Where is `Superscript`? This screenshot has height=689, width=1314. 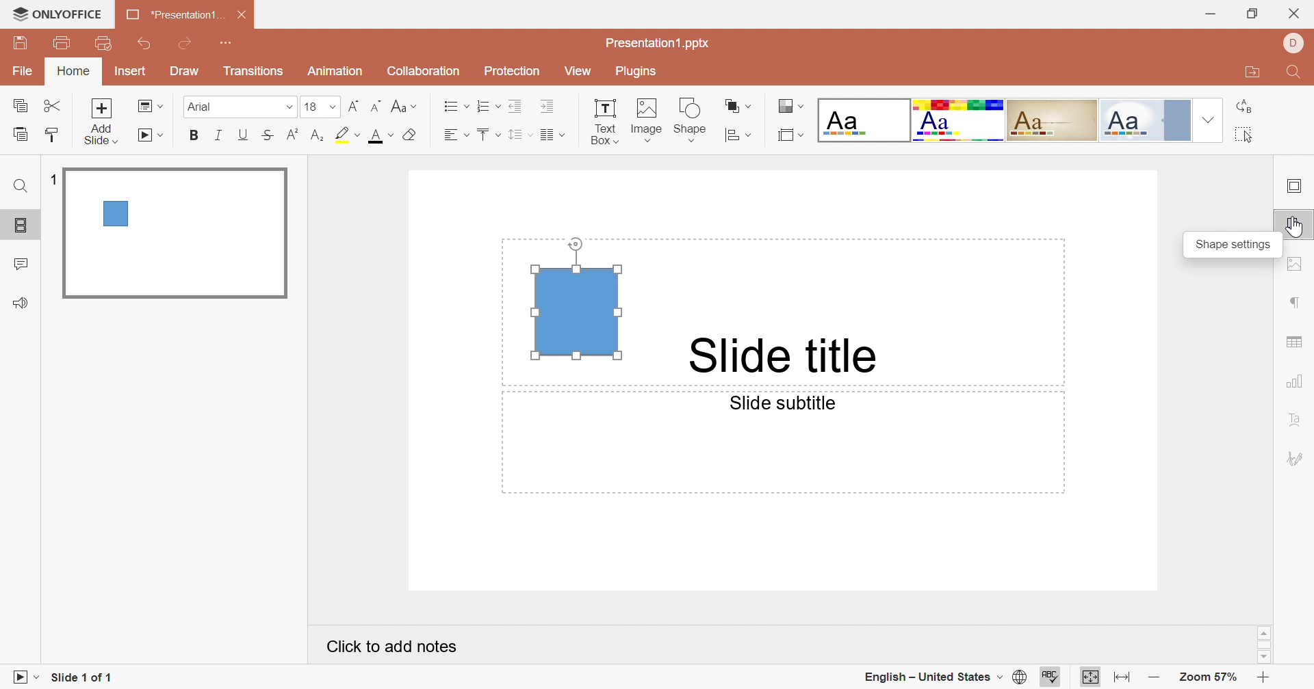 Superscript is located at coordinates (293, 135).